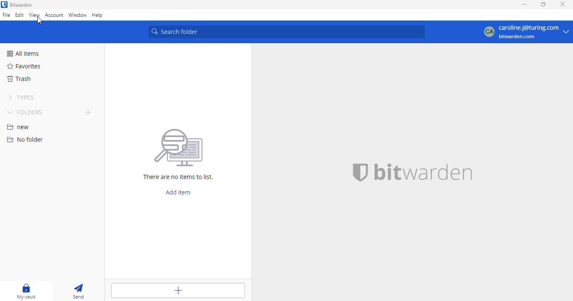 This screenshot has width=573, height=301. I want to click on view, so click(34, 15).